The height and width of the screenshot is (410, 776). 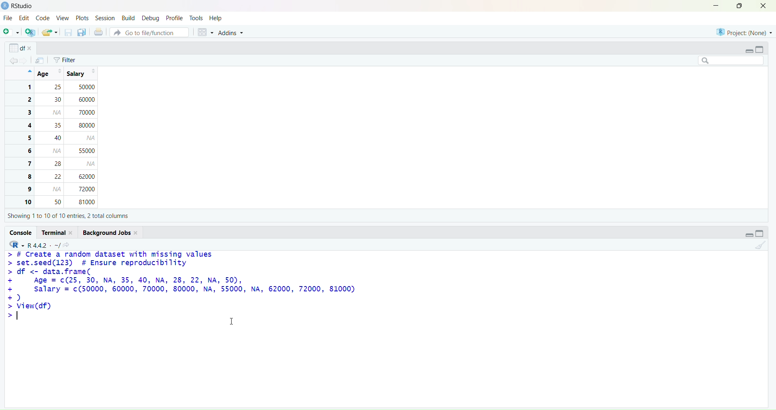 I want to click on options, so click(x=40, y=61).